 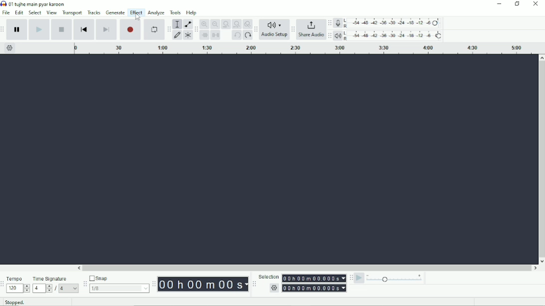 I want to click on Draw tool, so click(x=177, y=35).